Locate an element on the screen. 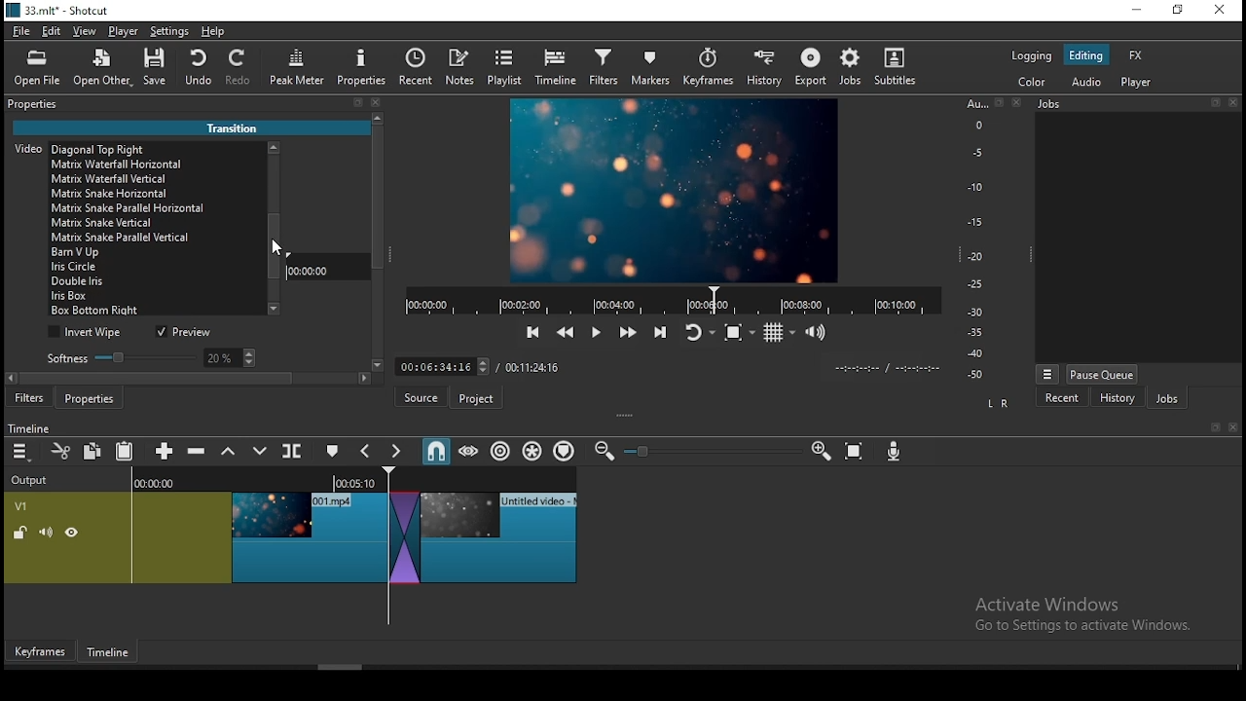 This screenshot has height=701, width=1246. video track is located at coordinates (290, 533).